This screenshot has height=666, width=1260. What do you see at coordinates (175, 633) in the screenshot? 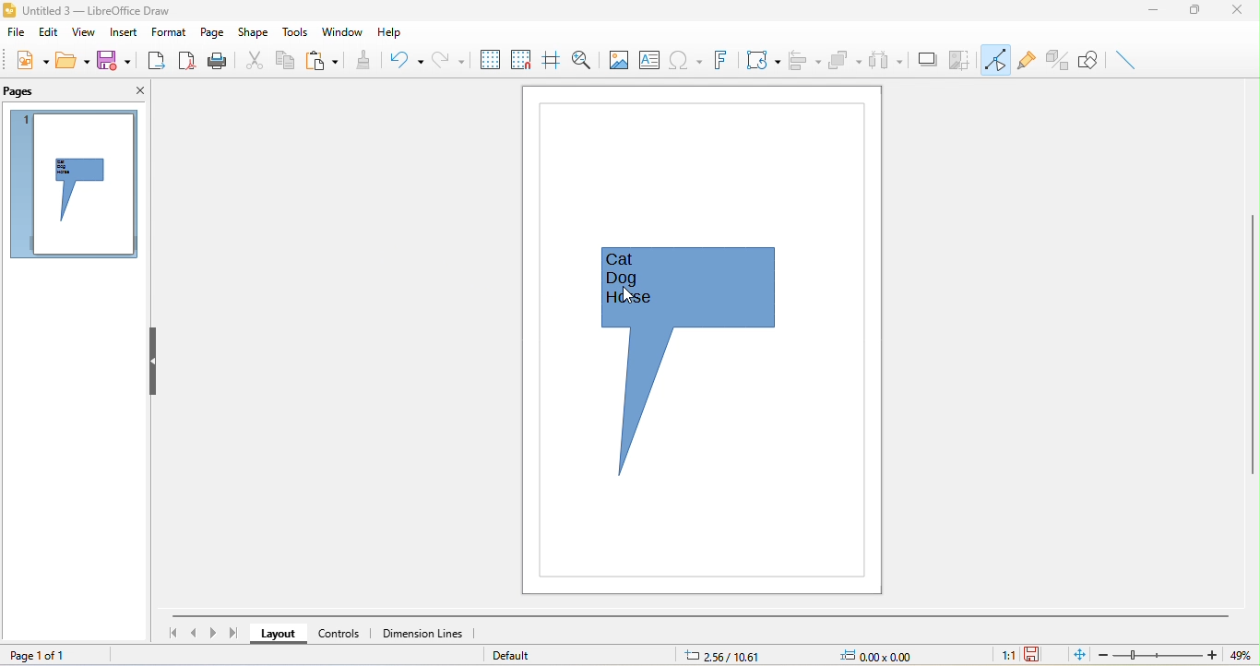
I see `first page` at bounding box center [175, 633].